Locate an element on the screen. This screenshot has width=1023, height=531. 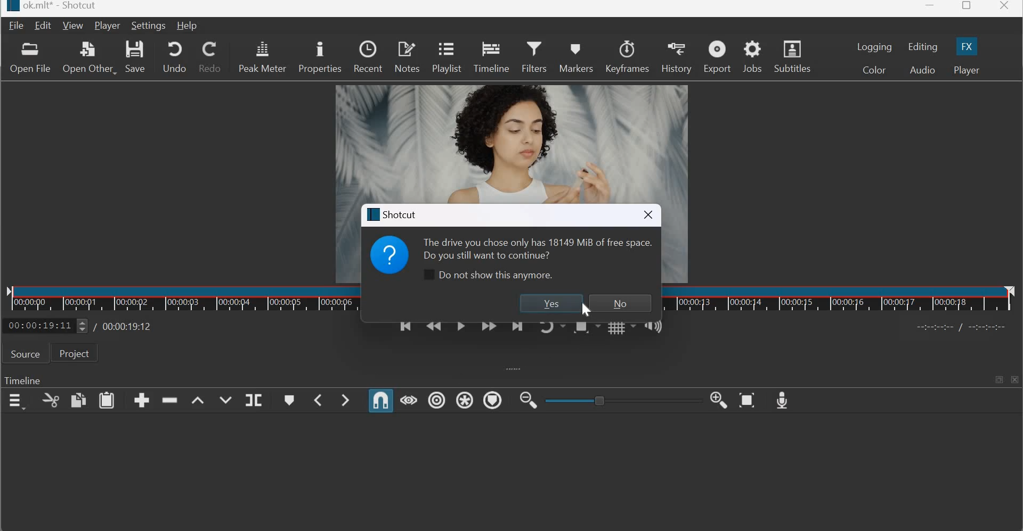
Minimize is located at coordinates (930, 9).